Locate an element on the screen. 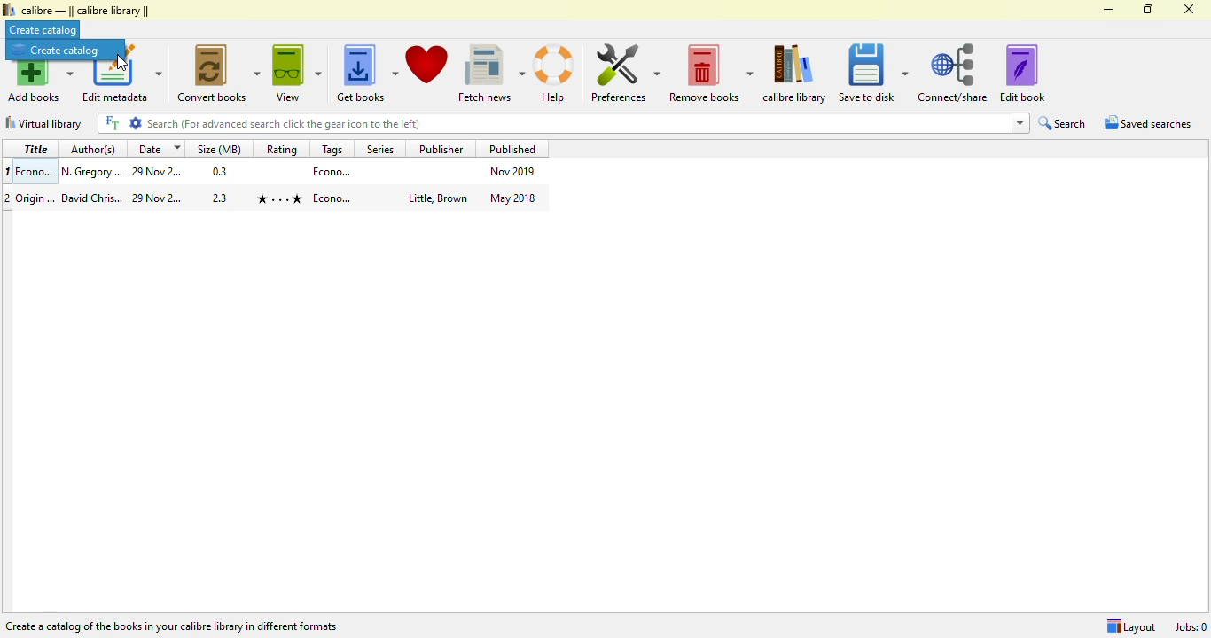 Image resolution: width=1211 pixels, height=638 pixels. book 1 is located at coordinates (277, 171).